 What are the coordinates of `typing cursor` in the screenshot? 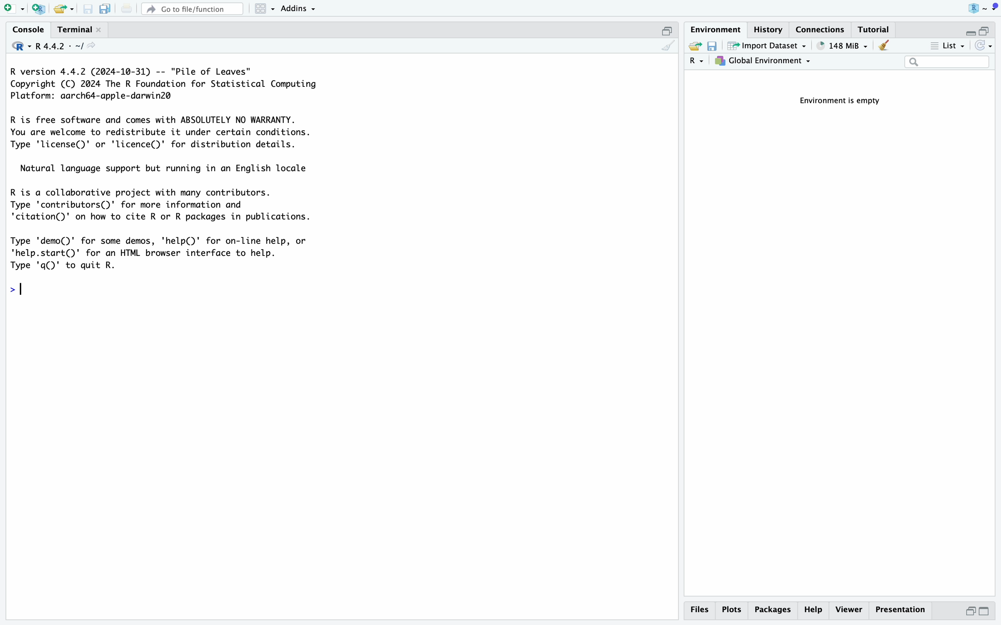 It's located at (25, 288).